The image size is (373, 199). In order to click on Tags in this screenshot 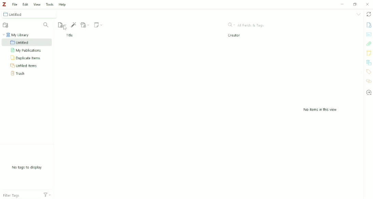, I will do `click(369, 72)`.